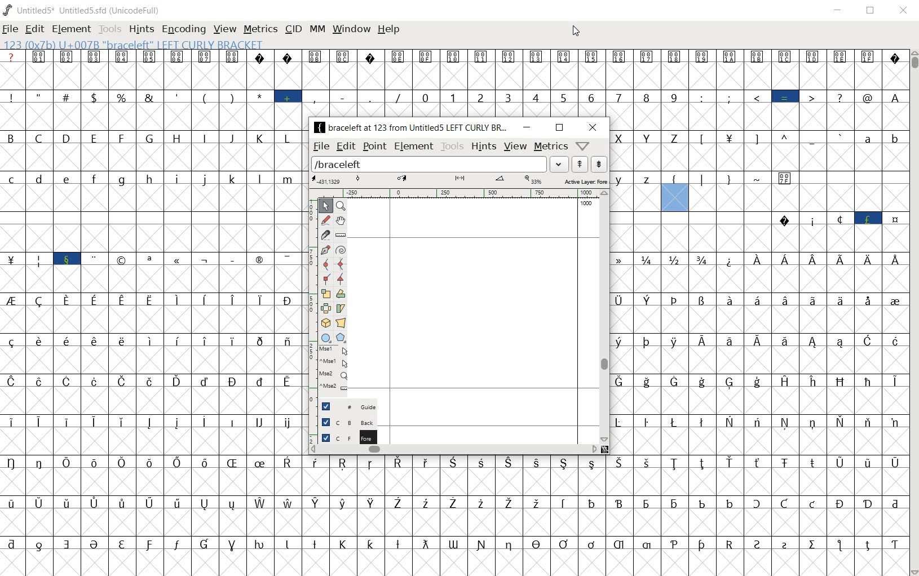 Image resolution: width=919 pixels, height=576 pixels. What do you see at coordinates (331, 371) in the screenshot?
I see `mse1 mse1 mse2 mse2` at bounding box center [331, 371].